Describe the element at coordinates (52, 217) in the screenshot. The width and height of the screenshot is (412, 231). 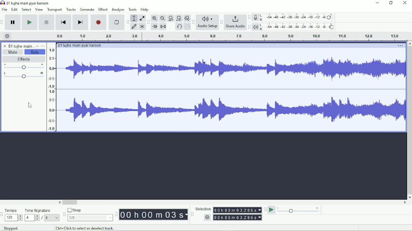
I see `` at that location.